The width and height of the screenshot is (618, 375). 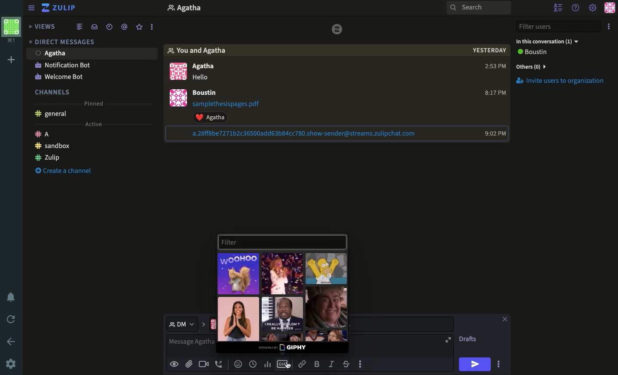 What do you see at coordinates (139, 27) in the screenshot?
I see `Favorites` at bounding box center [139, 27].